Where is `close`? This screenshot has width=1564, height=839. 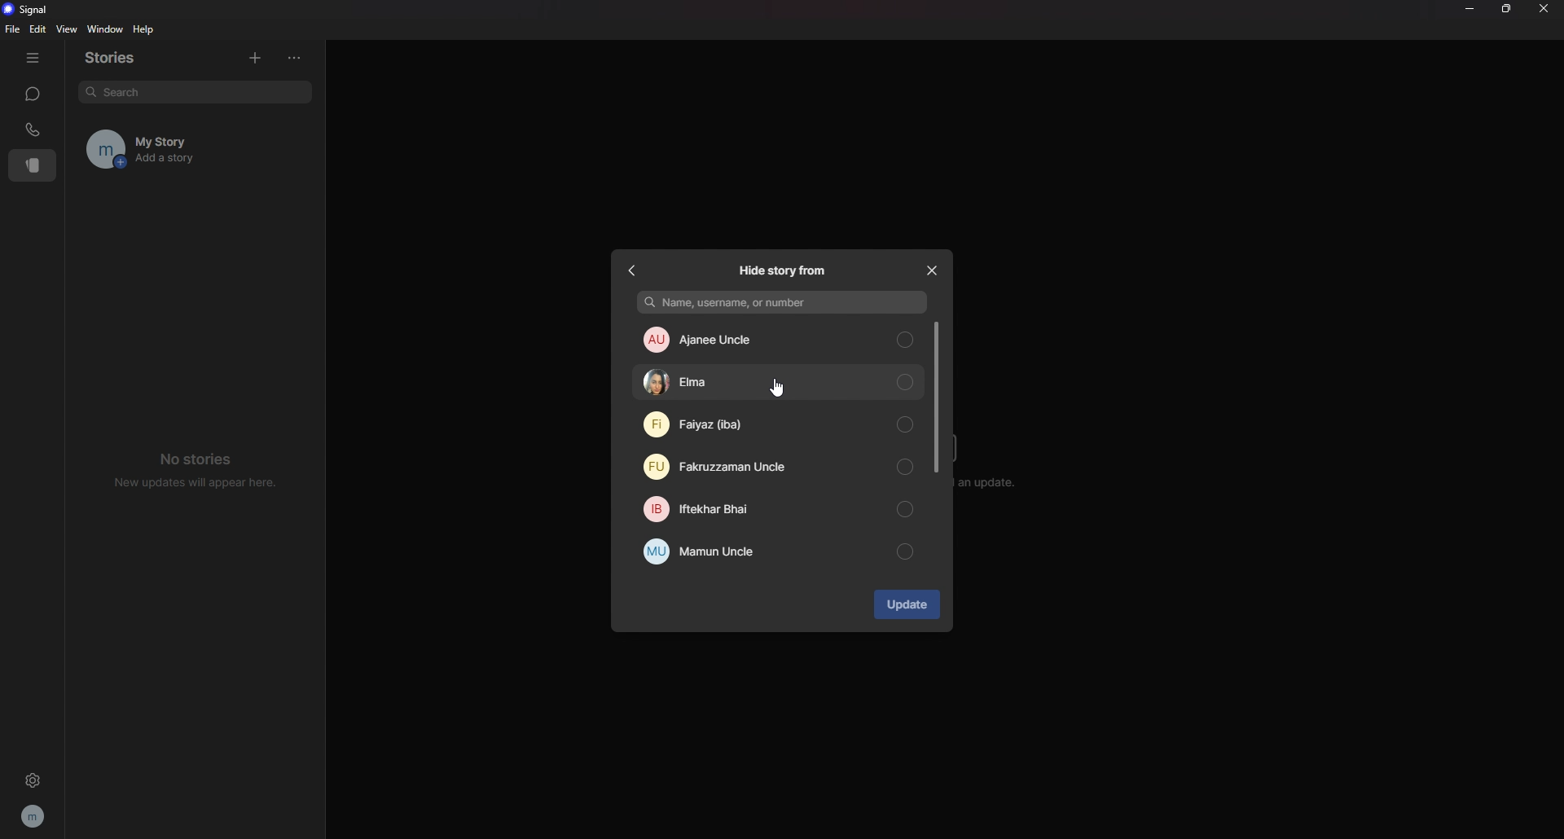
close is located at coordinates (931, 268).